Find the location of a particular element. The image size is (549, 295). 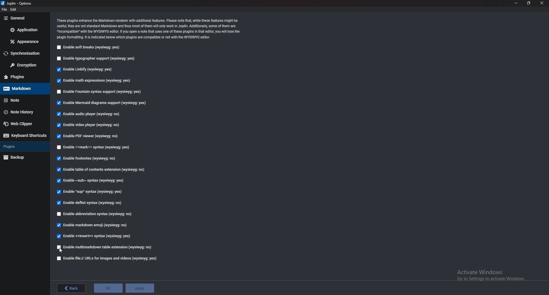

Application is located at coordinates (24, 30).